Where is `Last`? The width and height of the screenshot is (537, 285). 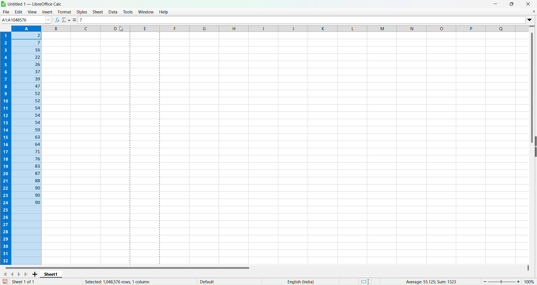
Last is located at coordinates (27, 274).